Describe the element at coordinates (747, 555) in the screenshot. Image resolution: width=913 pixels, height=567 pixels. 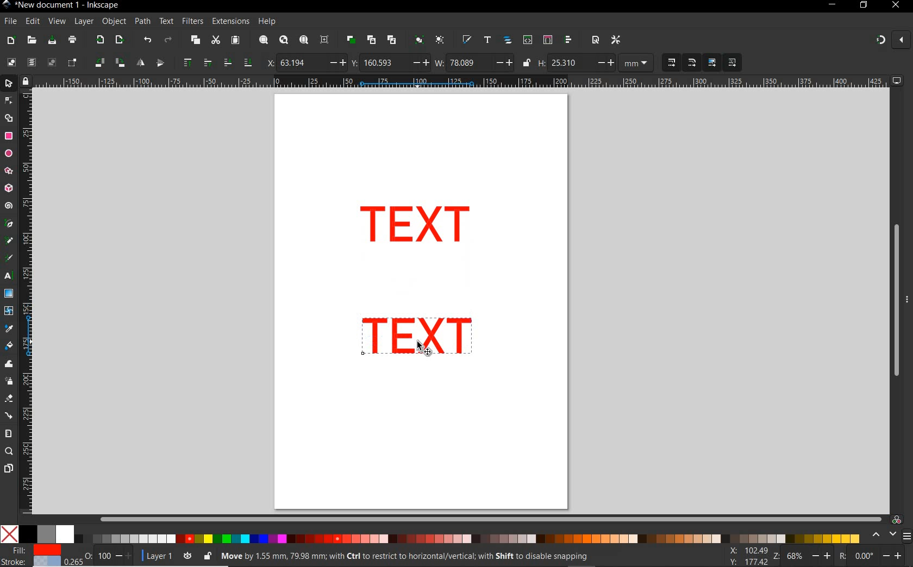
I see `cursor coordintes` at that location.